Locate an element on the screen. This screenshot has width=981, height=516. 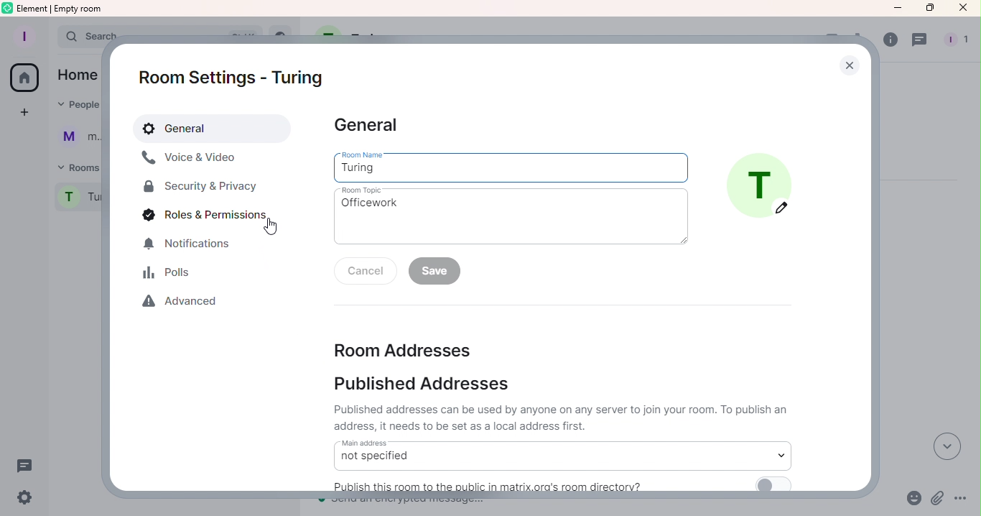
Close is located at coordinates (848, 63).